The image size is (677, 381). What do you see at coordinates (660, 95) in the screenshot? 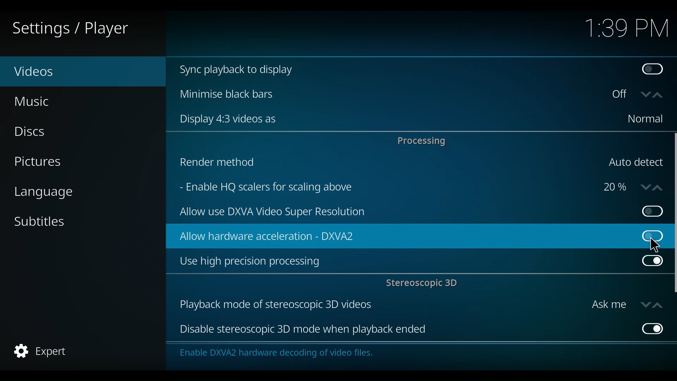
I see `up` at bounding box center [660, 95].